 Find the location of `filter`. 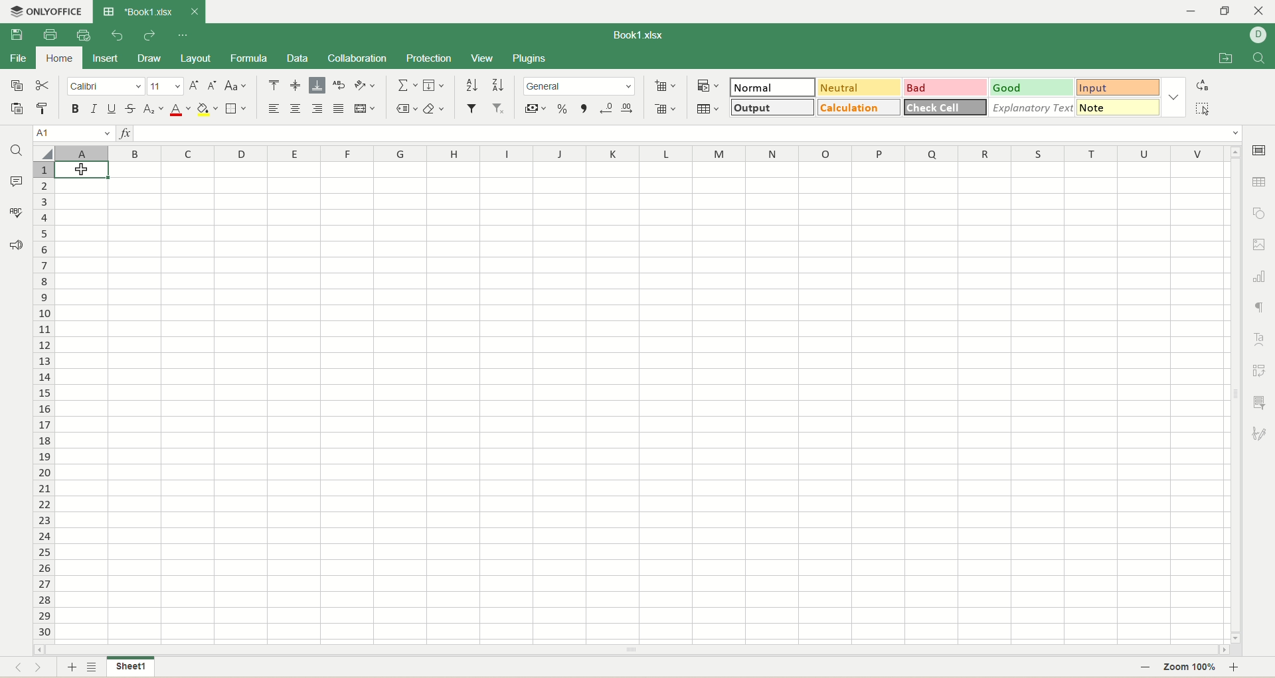

filter is located at coordinates (471, 107).